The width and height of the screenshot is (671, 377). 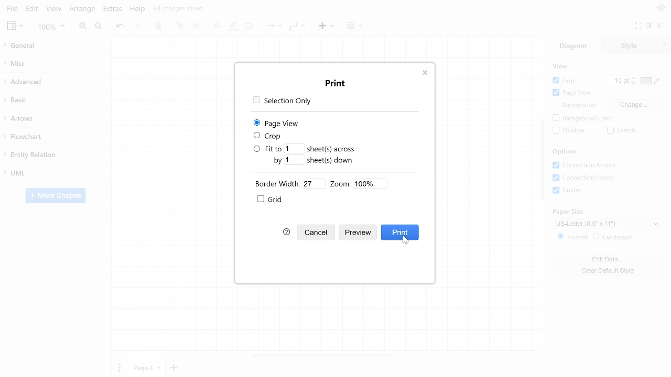 I want to click on Diagram, so click(x=571, y=45).